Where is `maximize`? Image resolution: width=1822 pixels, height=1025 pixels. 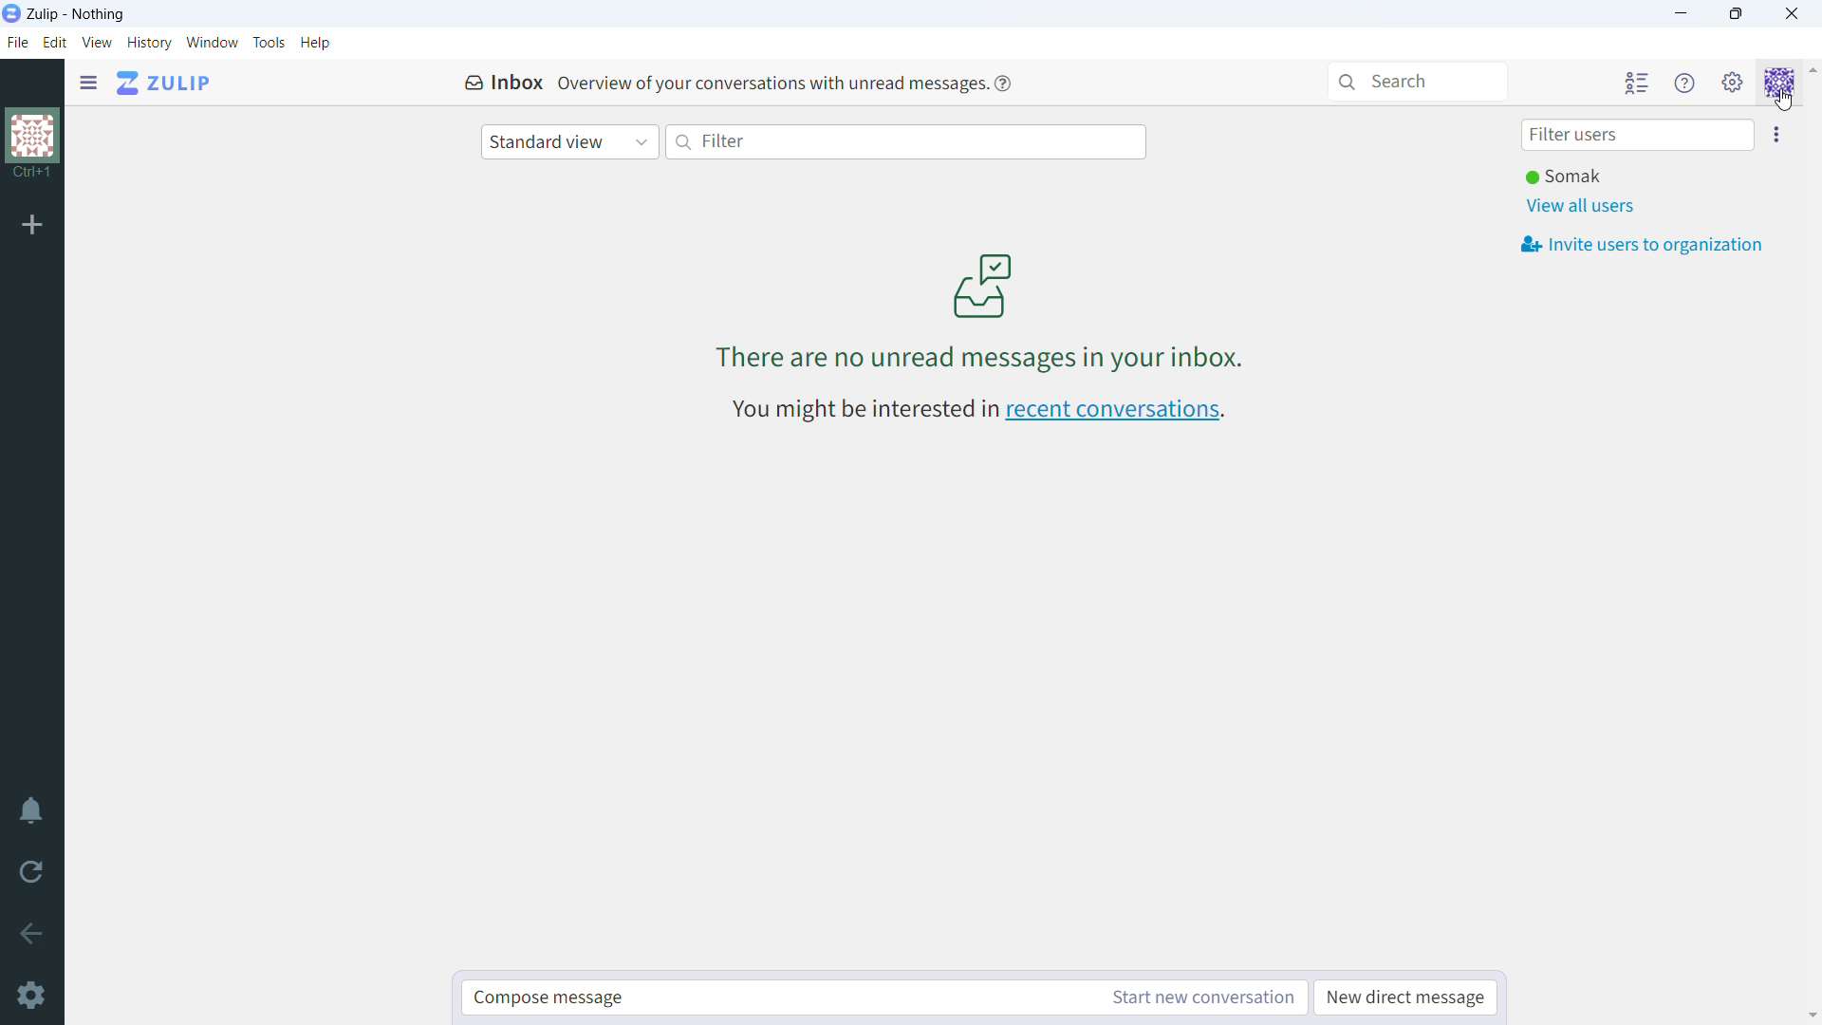 maximize is located at coordinates (1739, 14).